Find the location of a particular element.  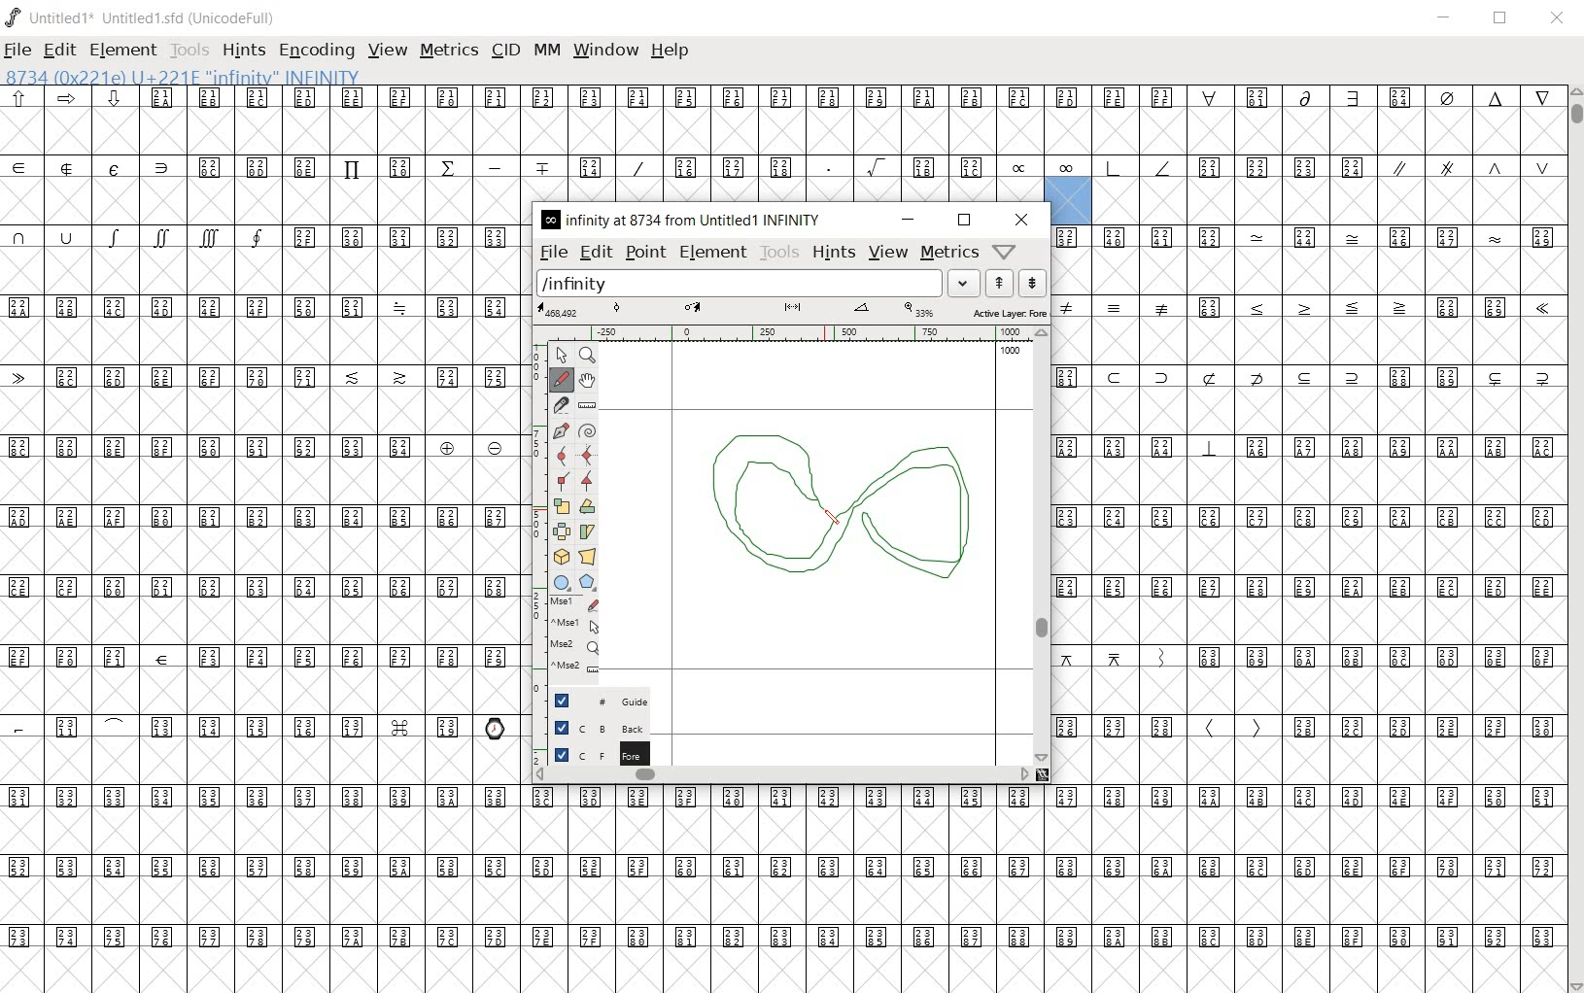

Unicode code points is located at coordinates (1123, 727).